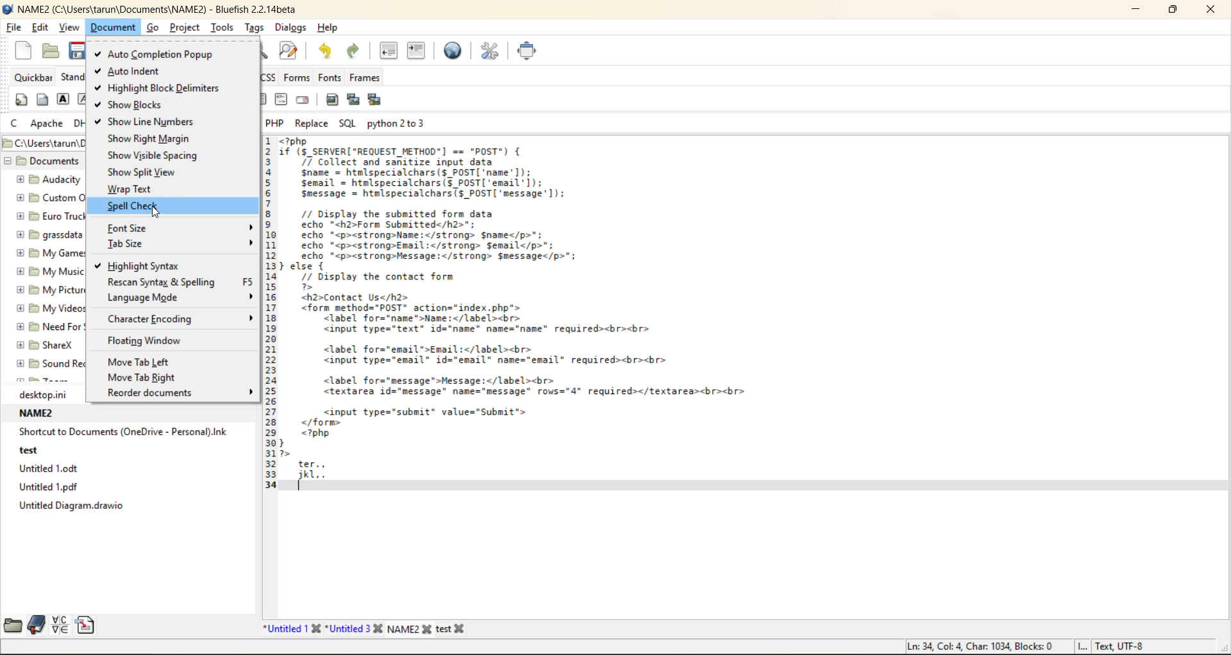 The width and height of the screenshot is (1231, 655). I want to click on quickstart, so click(21, 99).